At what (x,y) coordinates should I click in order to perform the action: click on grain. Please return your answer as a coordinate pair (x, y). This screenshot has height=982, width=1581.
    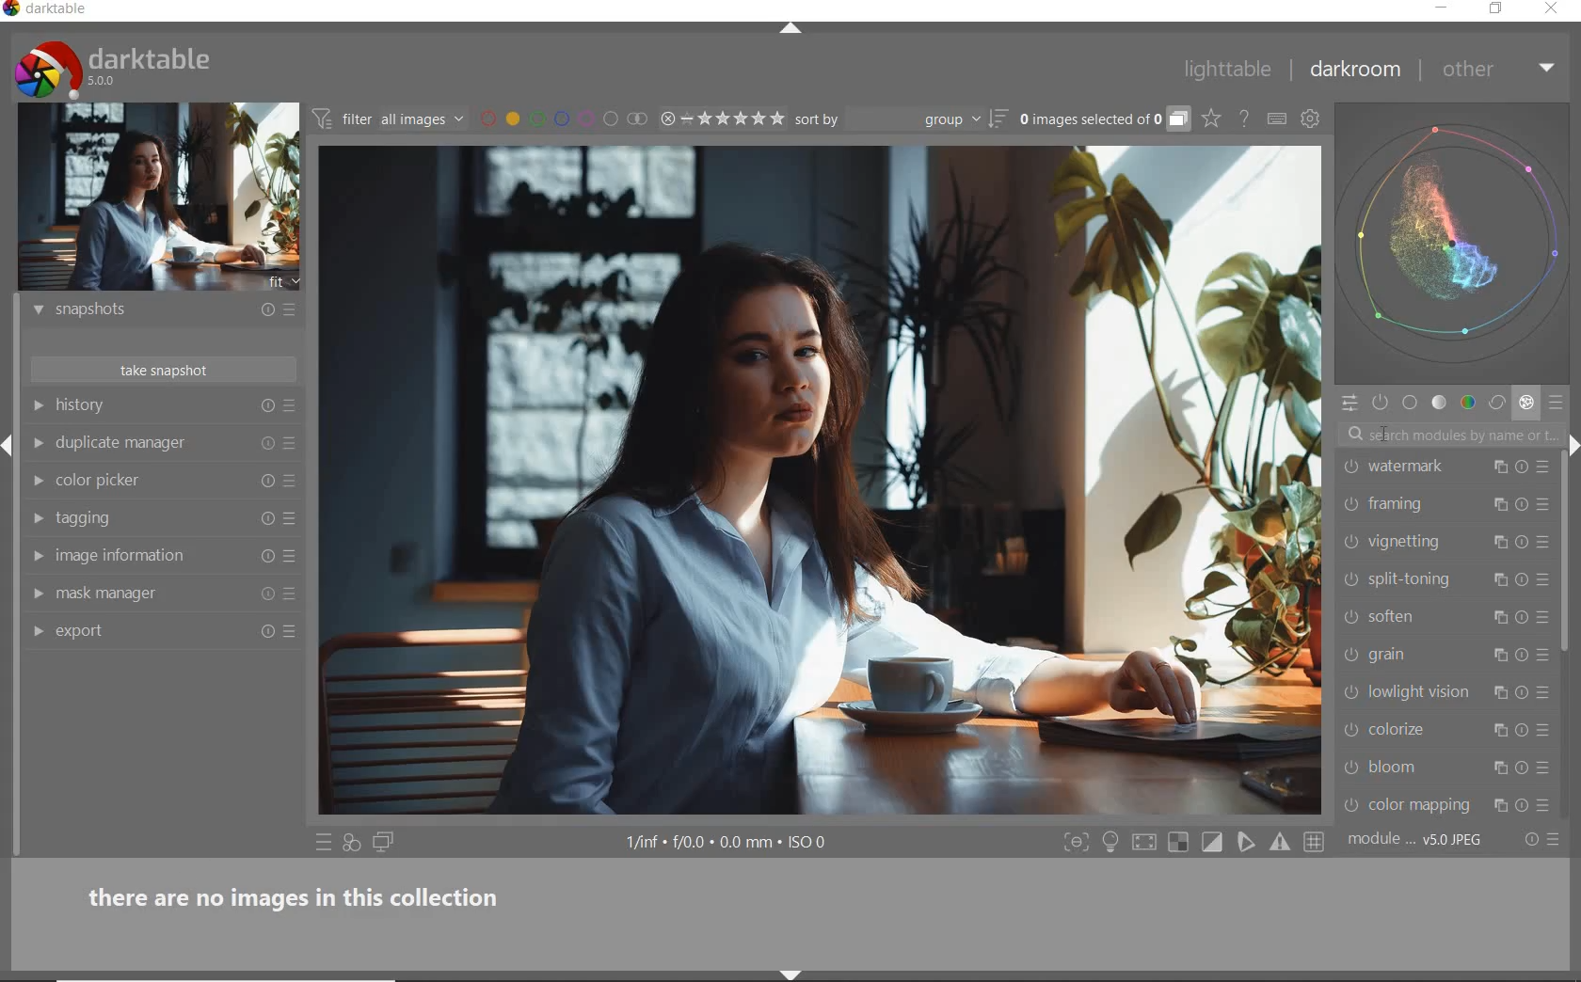
    Looking at the image, I should click on (1424, 655).